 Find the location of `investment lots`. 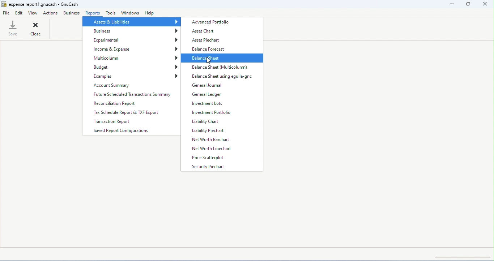

investment lots is located at coordinates (207, 103).